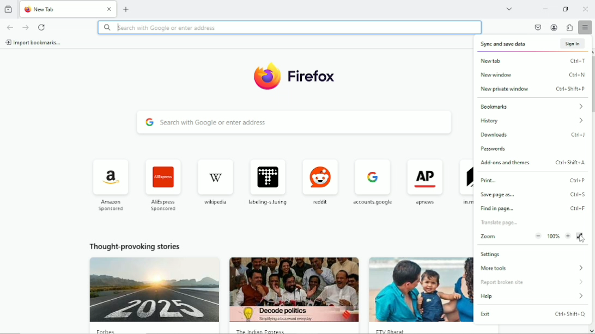 The width and height of the screenshot is (595, 334). What do you see at coordinates (534, 268) in the screenshot?
I see `more tools` at bounding box center [534, 268].